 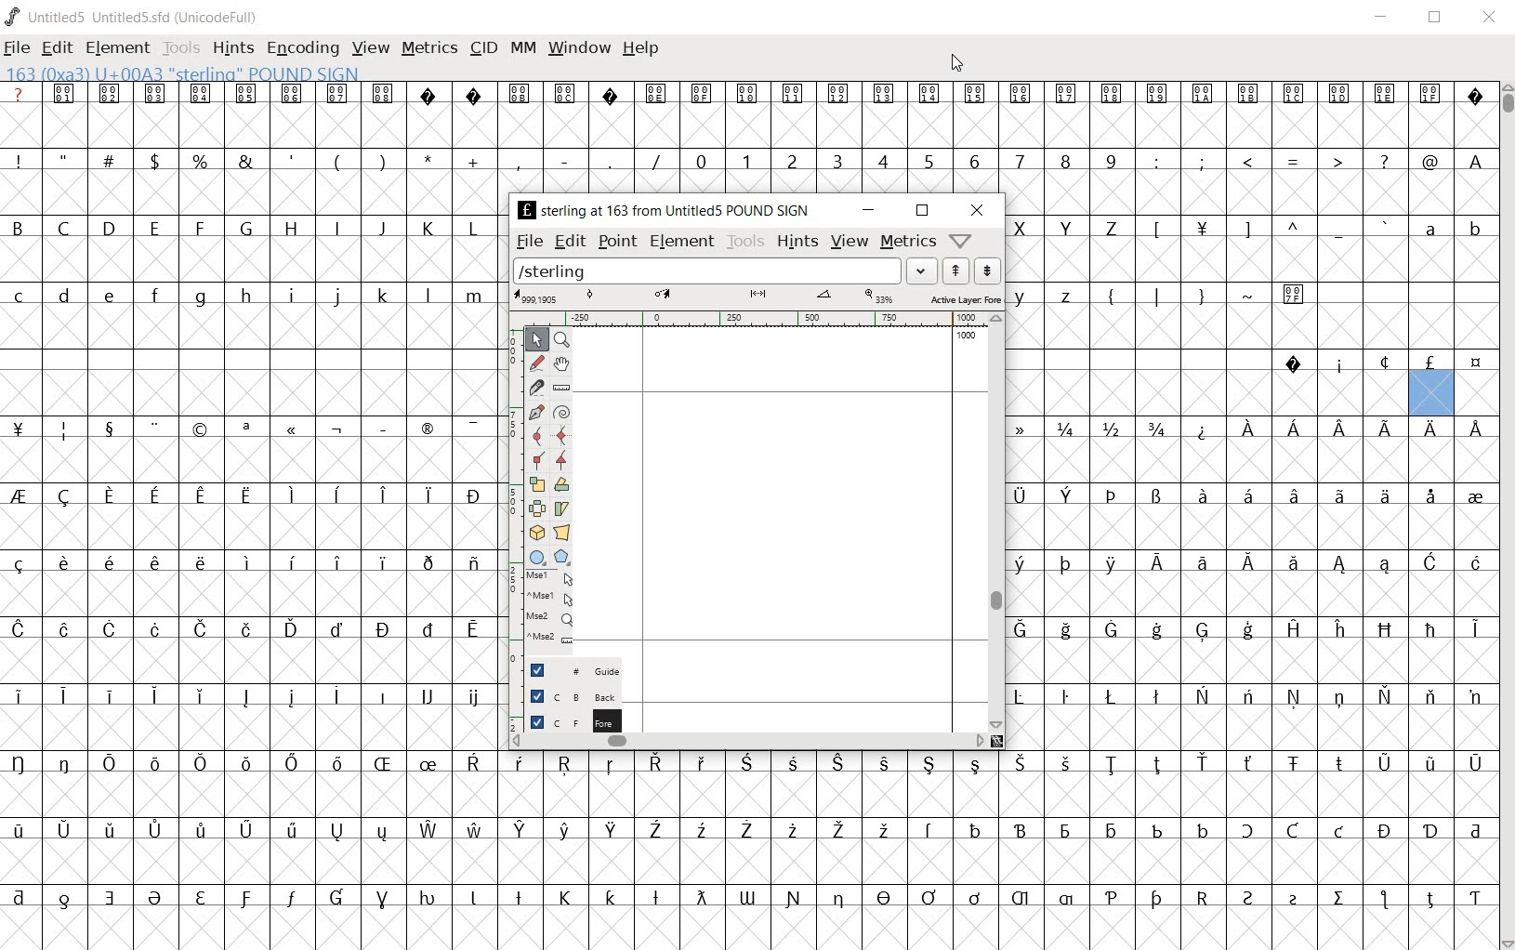 I want to click on Symbol, so click(x=1386, y=429).